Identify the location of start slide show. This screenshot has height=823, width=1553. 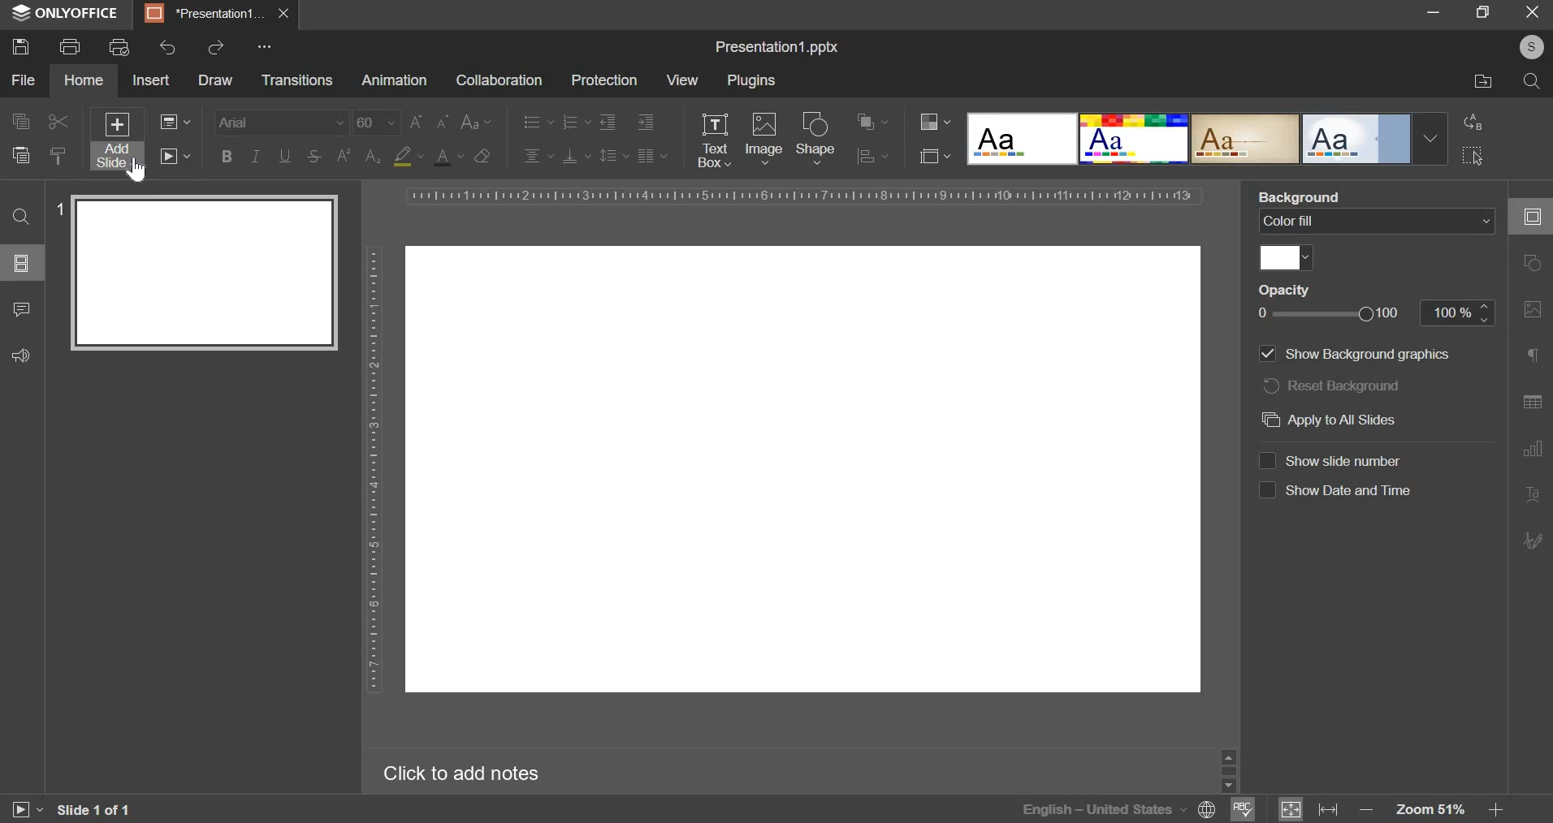
(19, 812).